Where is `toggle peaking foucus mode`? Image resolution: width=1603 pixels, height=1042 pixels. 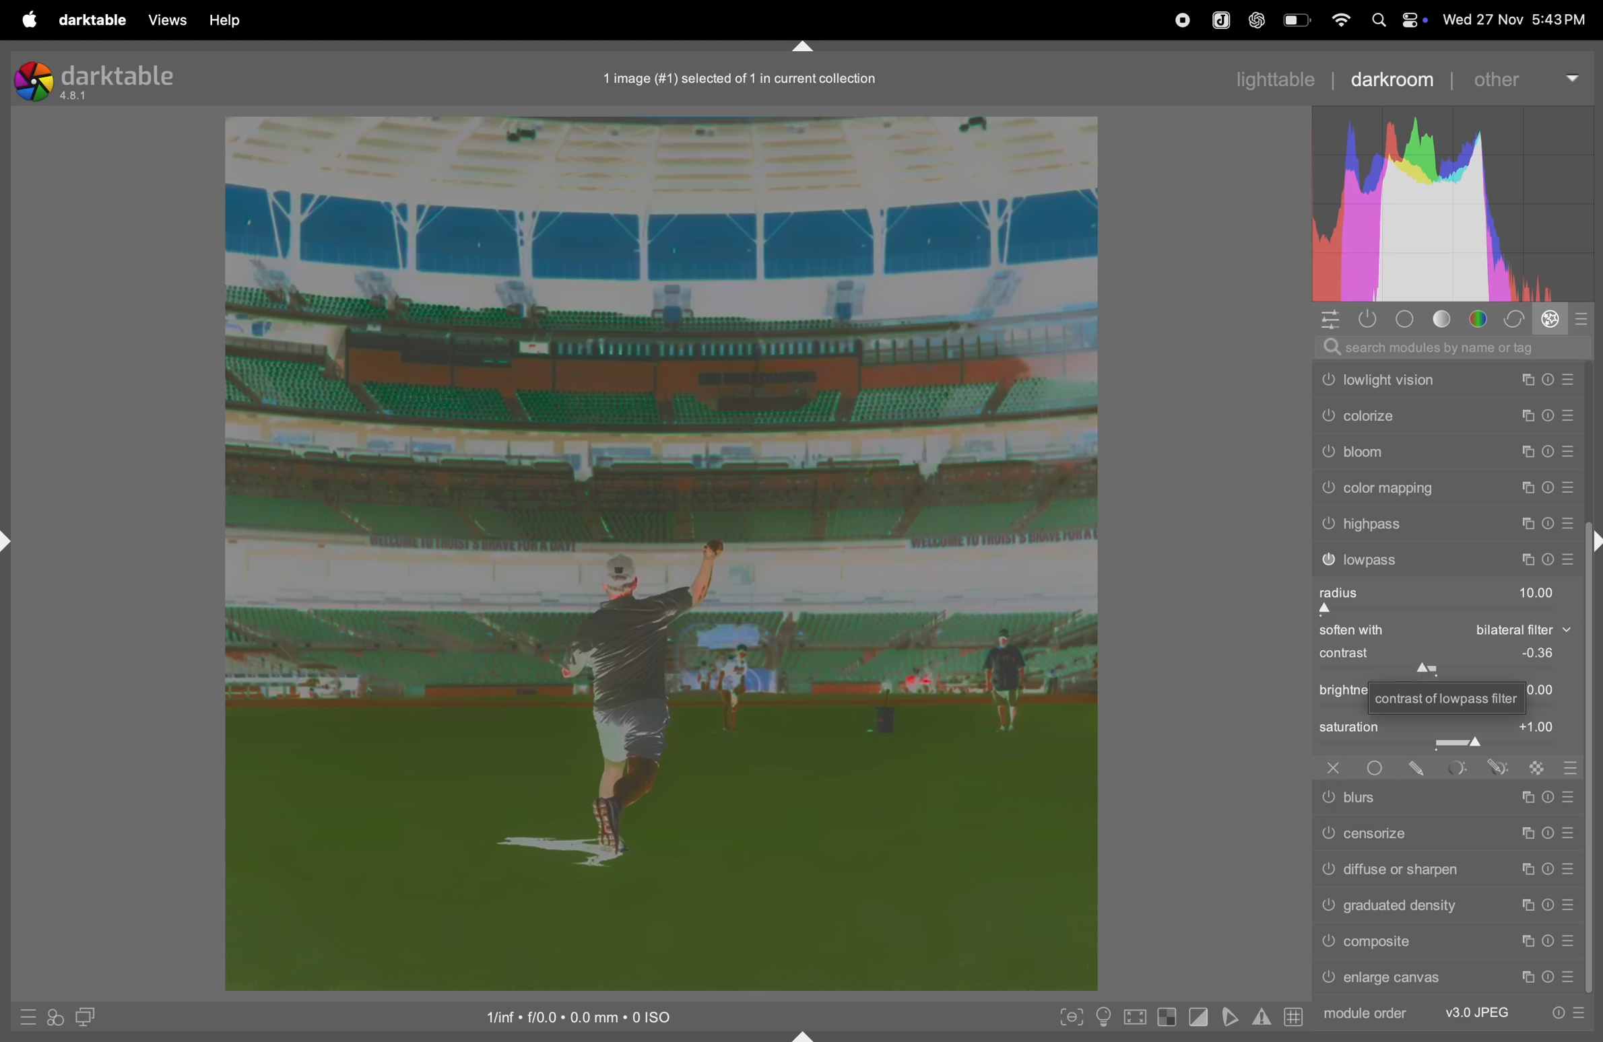 toggle peaking foucus mode is located at coordinates (1070, 1020).